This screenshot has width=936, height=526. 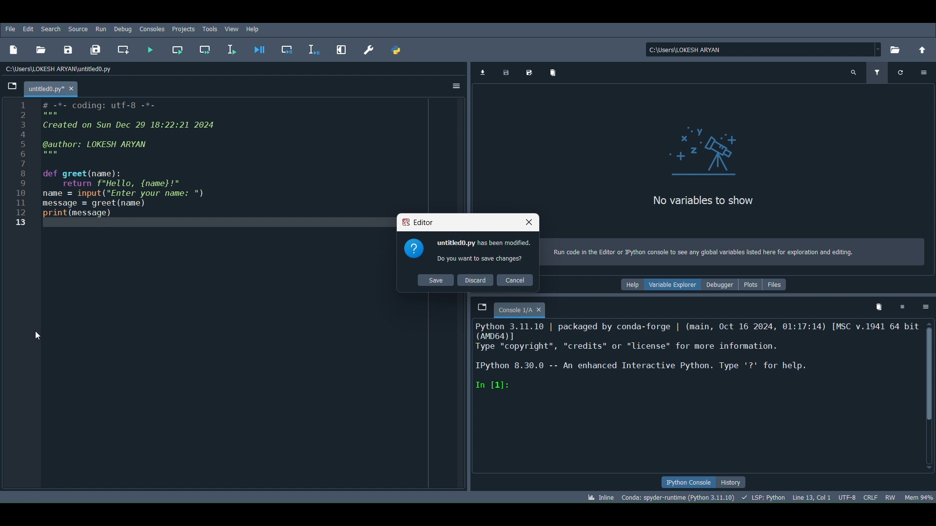 What do you see at coordinates (896, 48) in the screenshot?
I see `Browse a working directory` at bounding box center [896, 48].